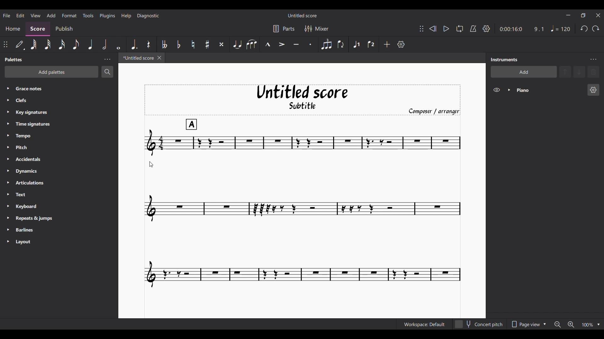  Describe the element at coordinates (64, 88) in the screenshot. I see `Grace notes` at that location.